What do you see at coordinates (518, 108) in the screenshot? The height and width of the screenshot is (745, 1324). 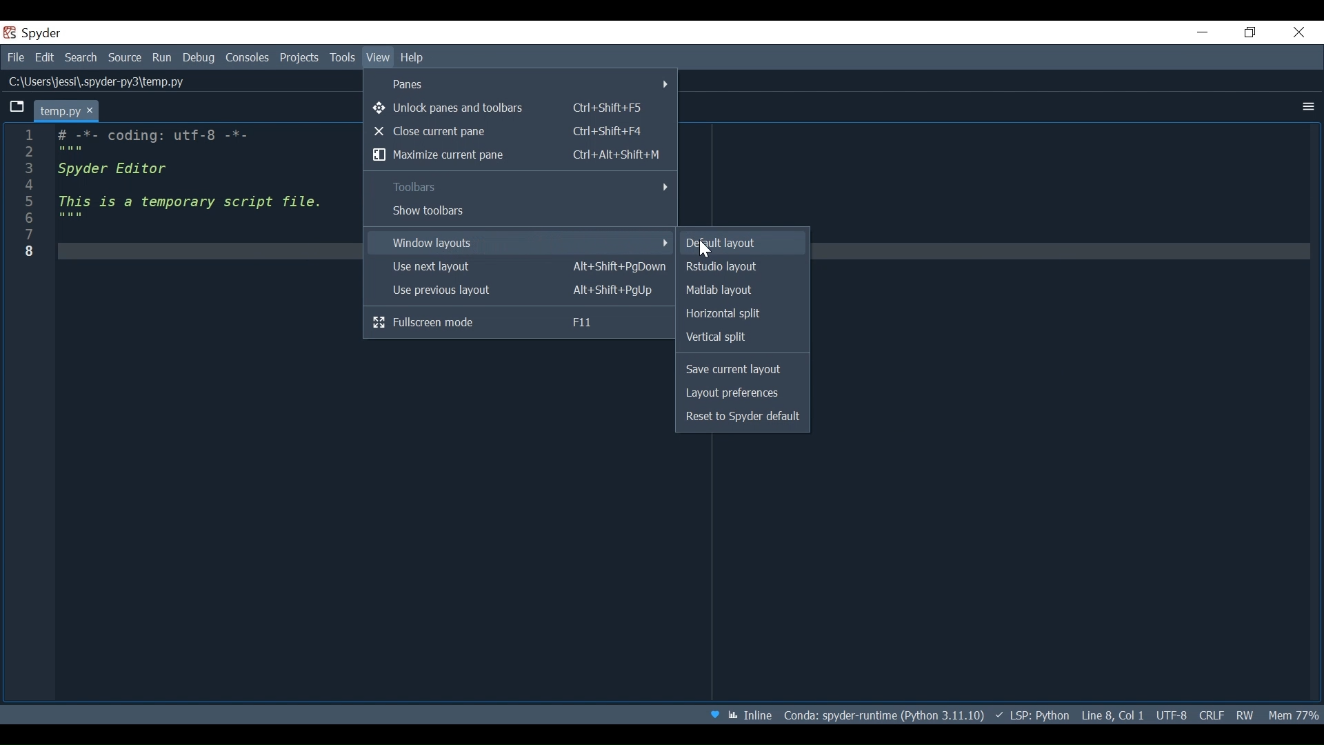 I see `Unlock panes and toolbars` at bounding box center [518, 108].